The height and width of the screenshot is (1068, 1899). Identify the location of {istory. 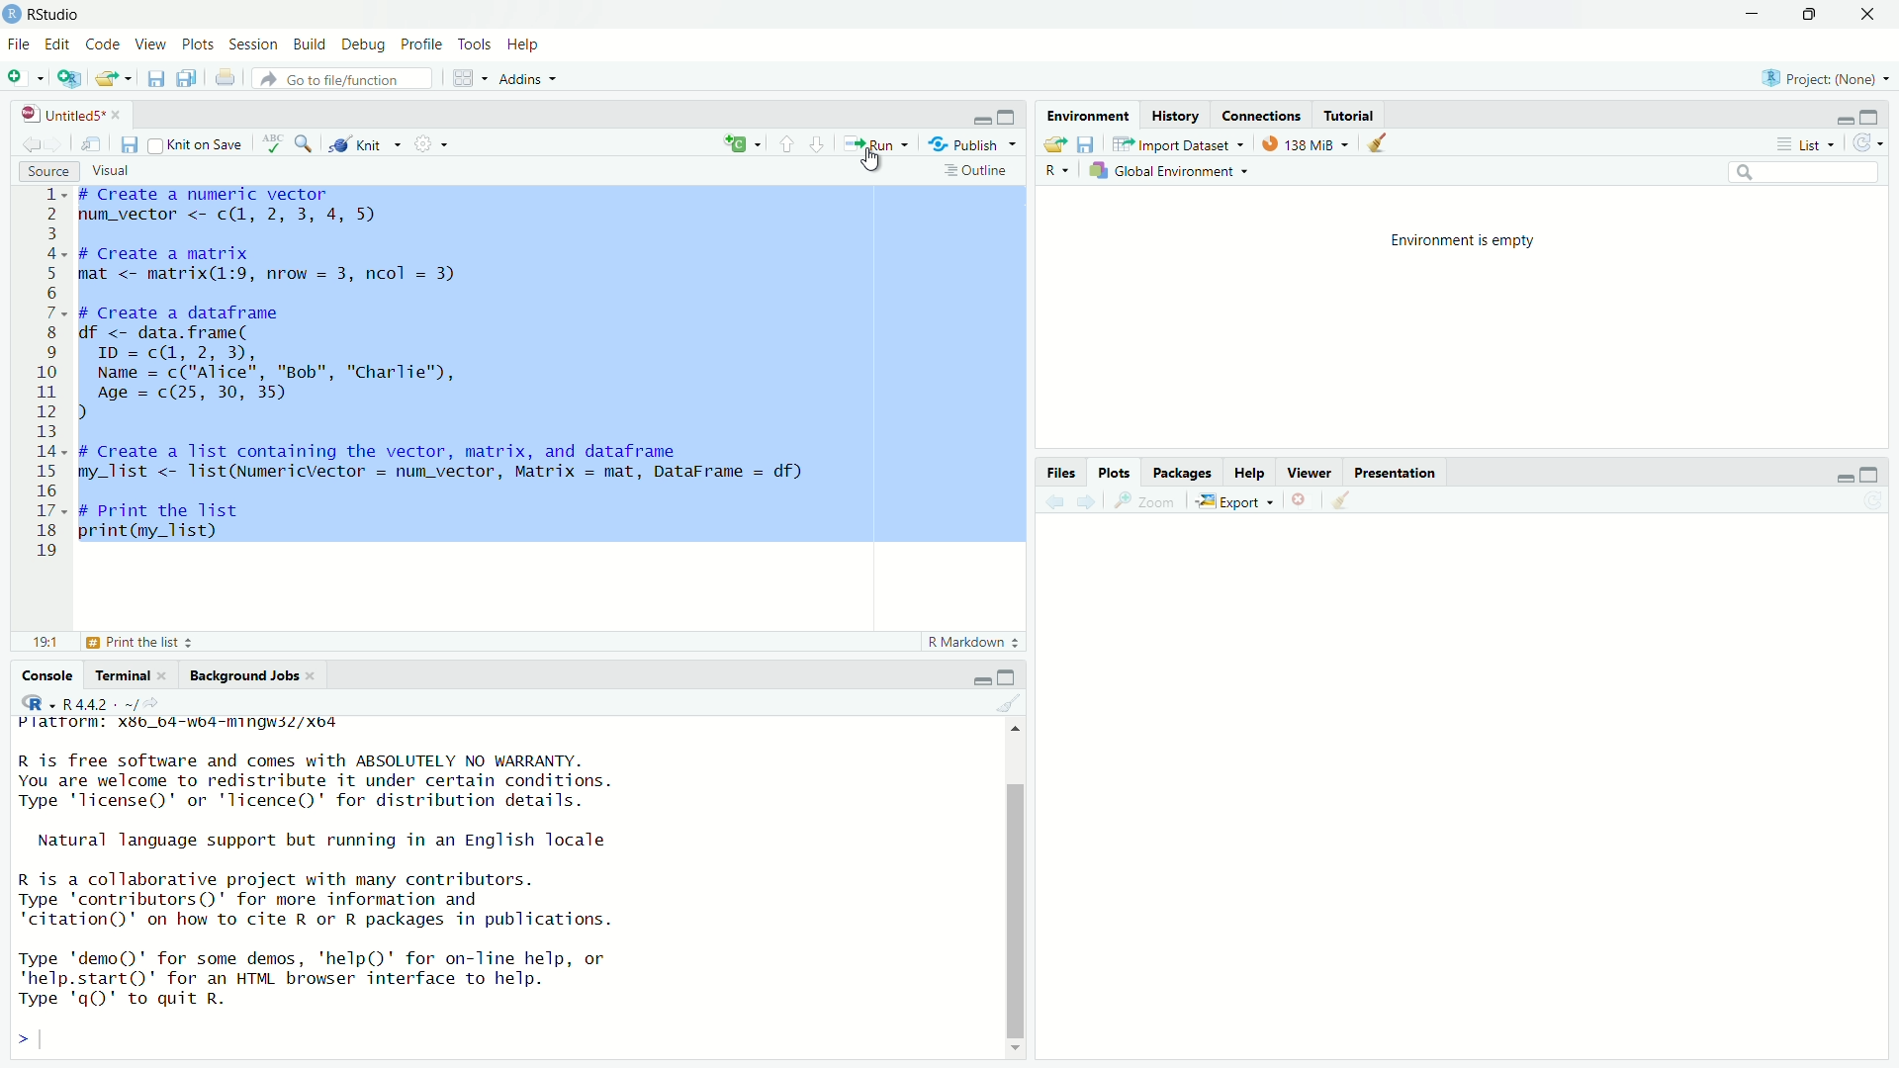
(1177, 116).